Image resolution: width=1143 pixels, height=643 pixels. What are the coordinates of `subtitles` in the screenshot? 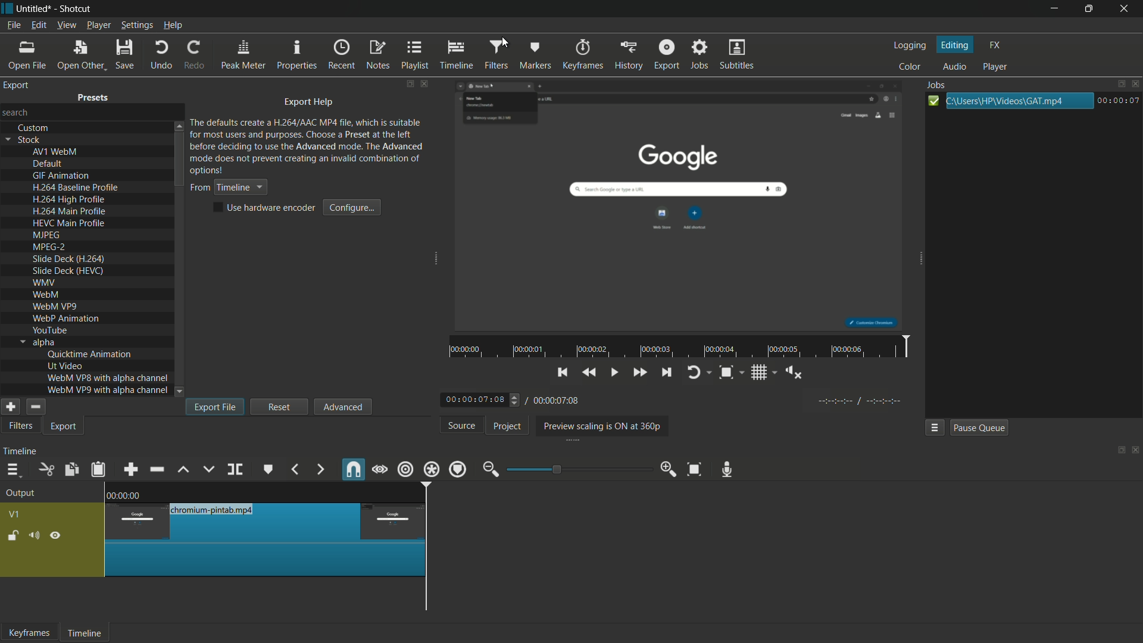 It's located at (738, 54).